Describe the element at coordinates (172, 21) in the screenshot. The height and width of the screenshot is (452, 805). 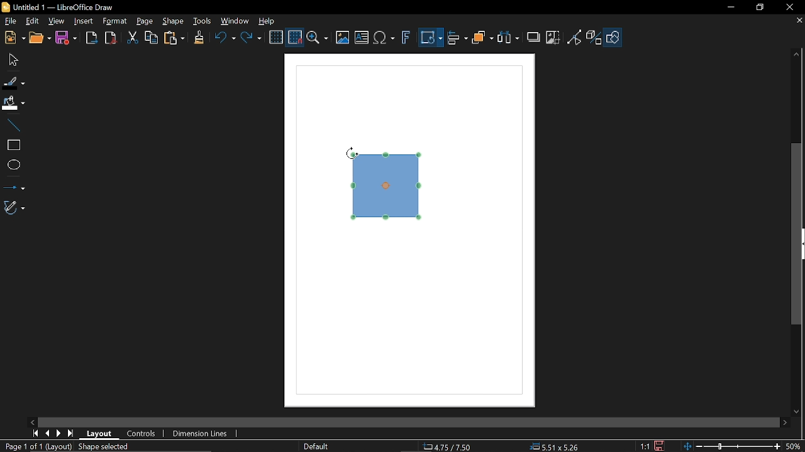
I see `Shape` at that location.